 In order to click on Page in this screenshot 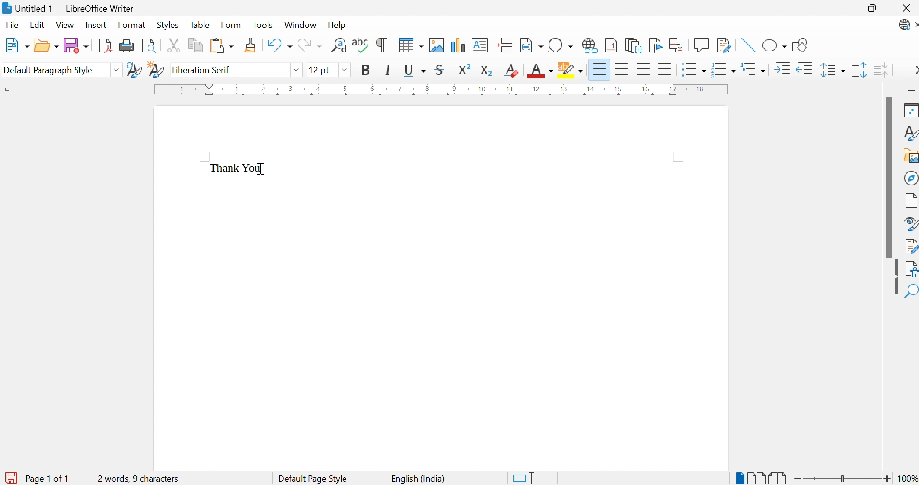, I will do `click(910, 201)`.